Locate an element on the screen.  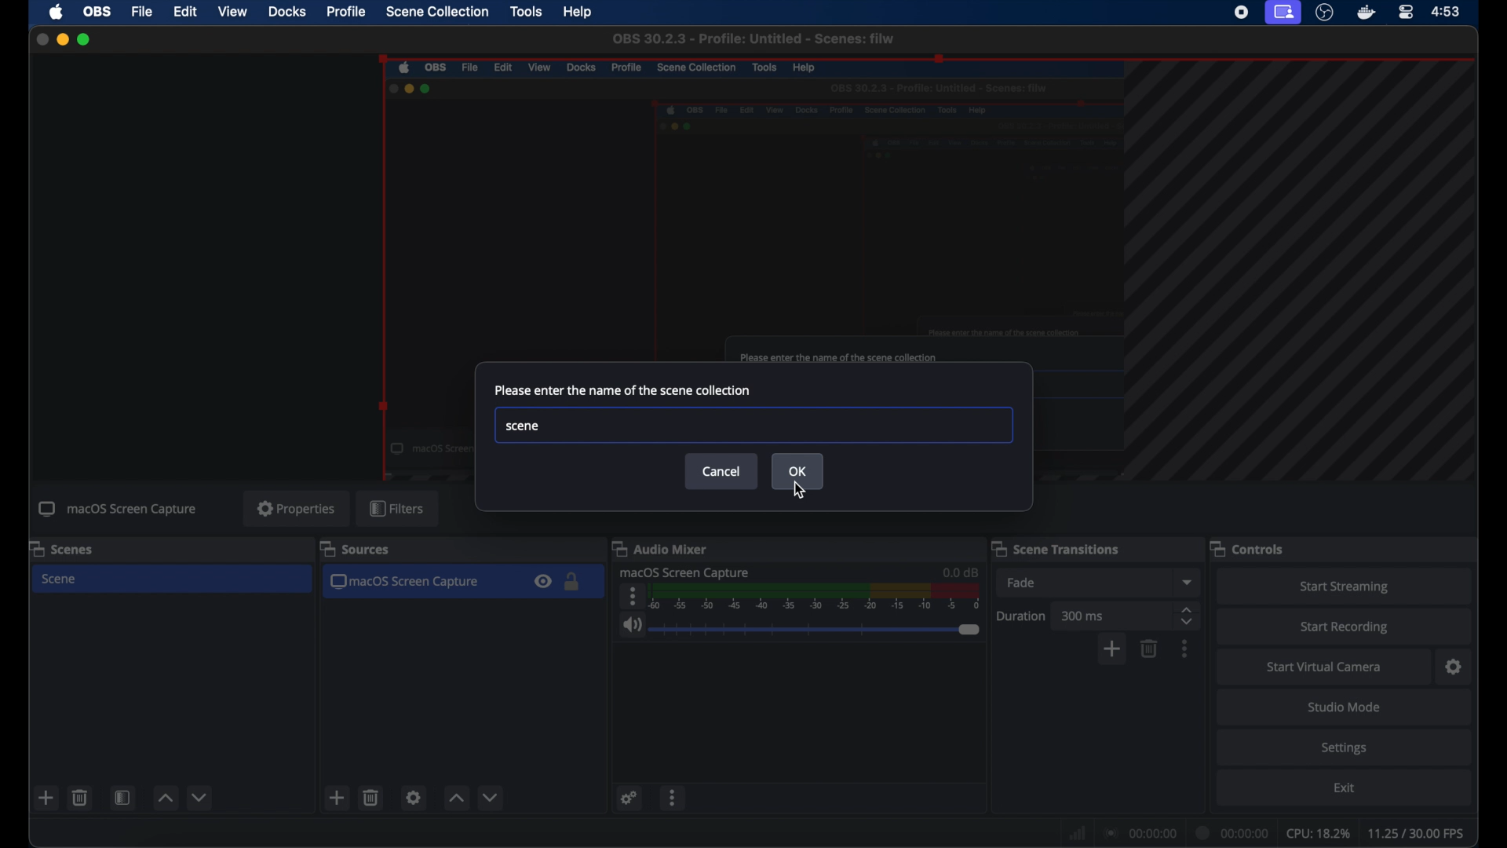
tools is located at coordinates (526, 12).